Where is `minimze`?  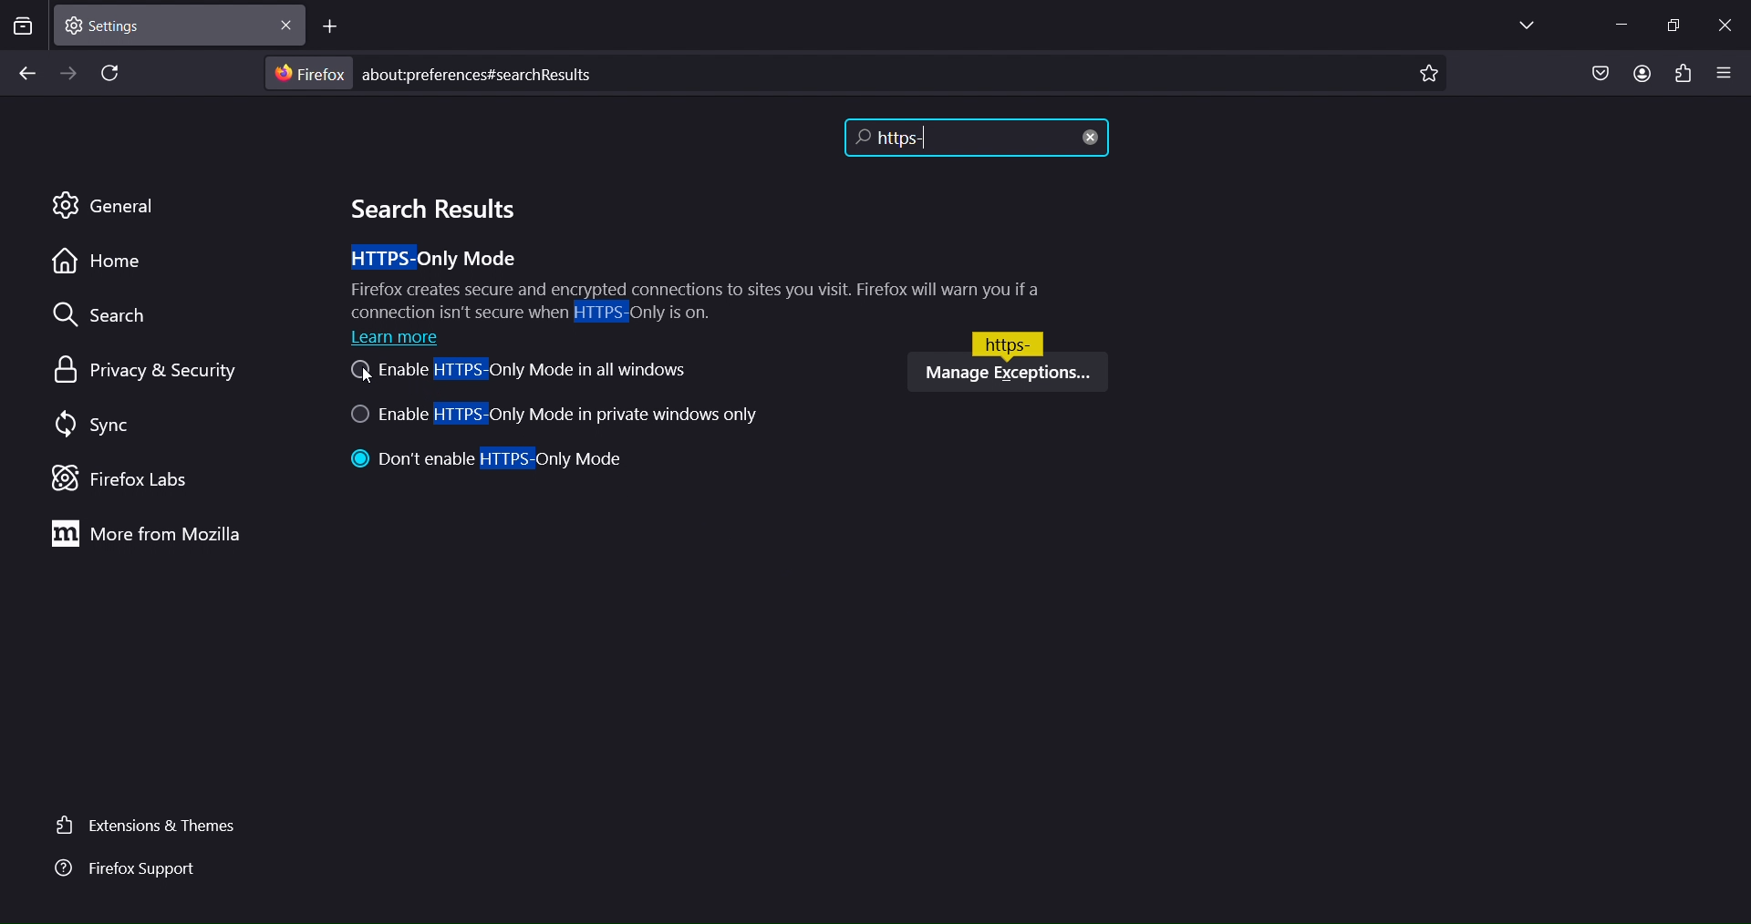
minimze is located at coordinates (1626, 26).